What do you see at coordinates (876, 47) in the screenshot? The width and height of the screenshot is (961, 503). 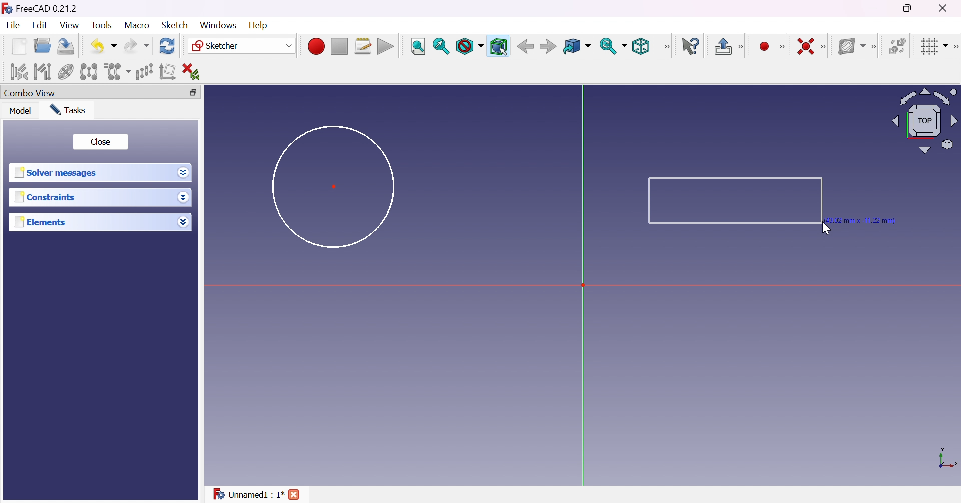 I see `[Sketcher B-spline tools]]` at bounding box center [876, 47].